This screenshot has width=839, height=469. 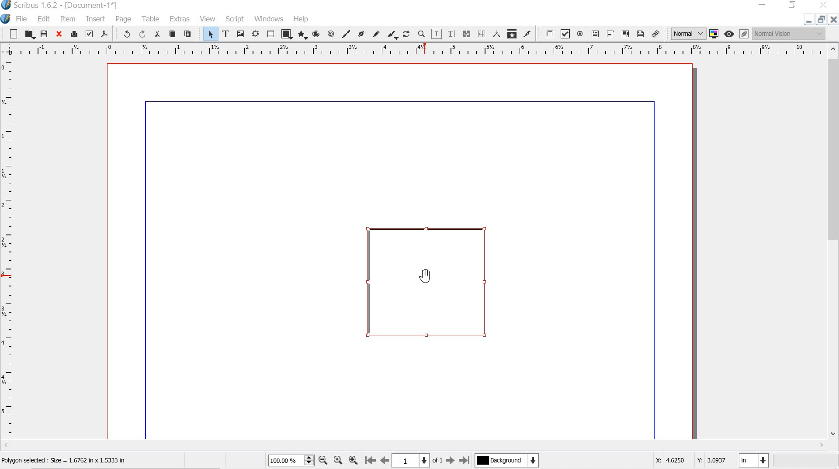 I want to click on pdf text field, so click(x=595, y=34).